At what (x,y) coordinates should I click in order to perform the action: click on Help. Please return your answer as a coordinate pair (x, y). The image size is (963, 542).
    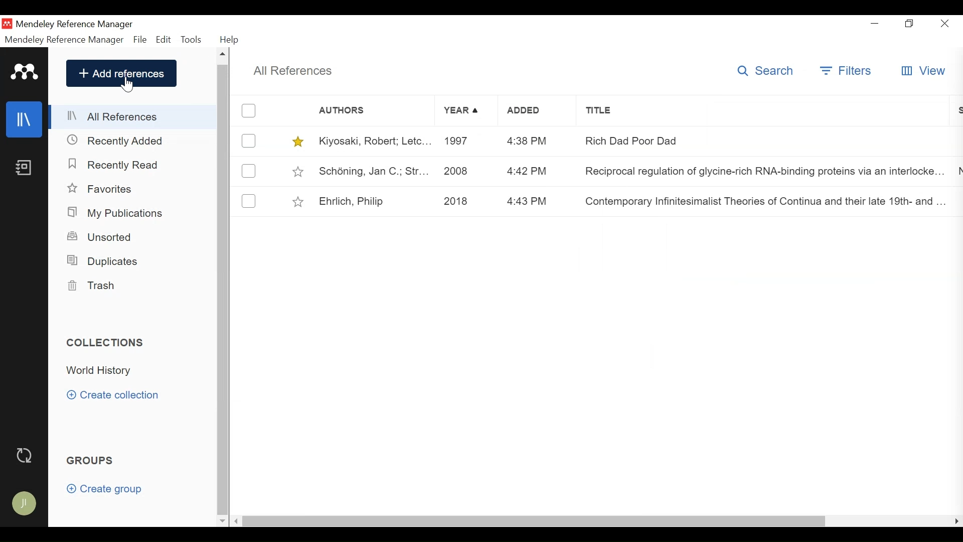
    Looking at the image, I should click on (232, 40).